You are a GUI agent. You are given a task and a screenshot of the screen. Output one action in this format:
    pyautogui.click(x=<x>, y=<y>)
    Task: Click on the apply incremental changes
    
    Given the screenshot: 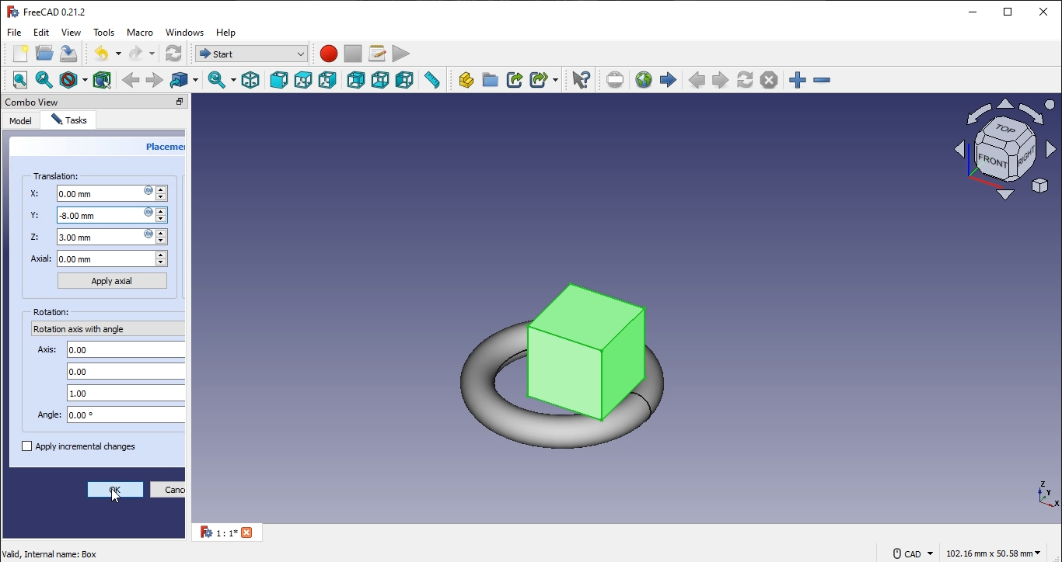 What is the action you would take?
    pyautogui.click(x=79, y=447)
    